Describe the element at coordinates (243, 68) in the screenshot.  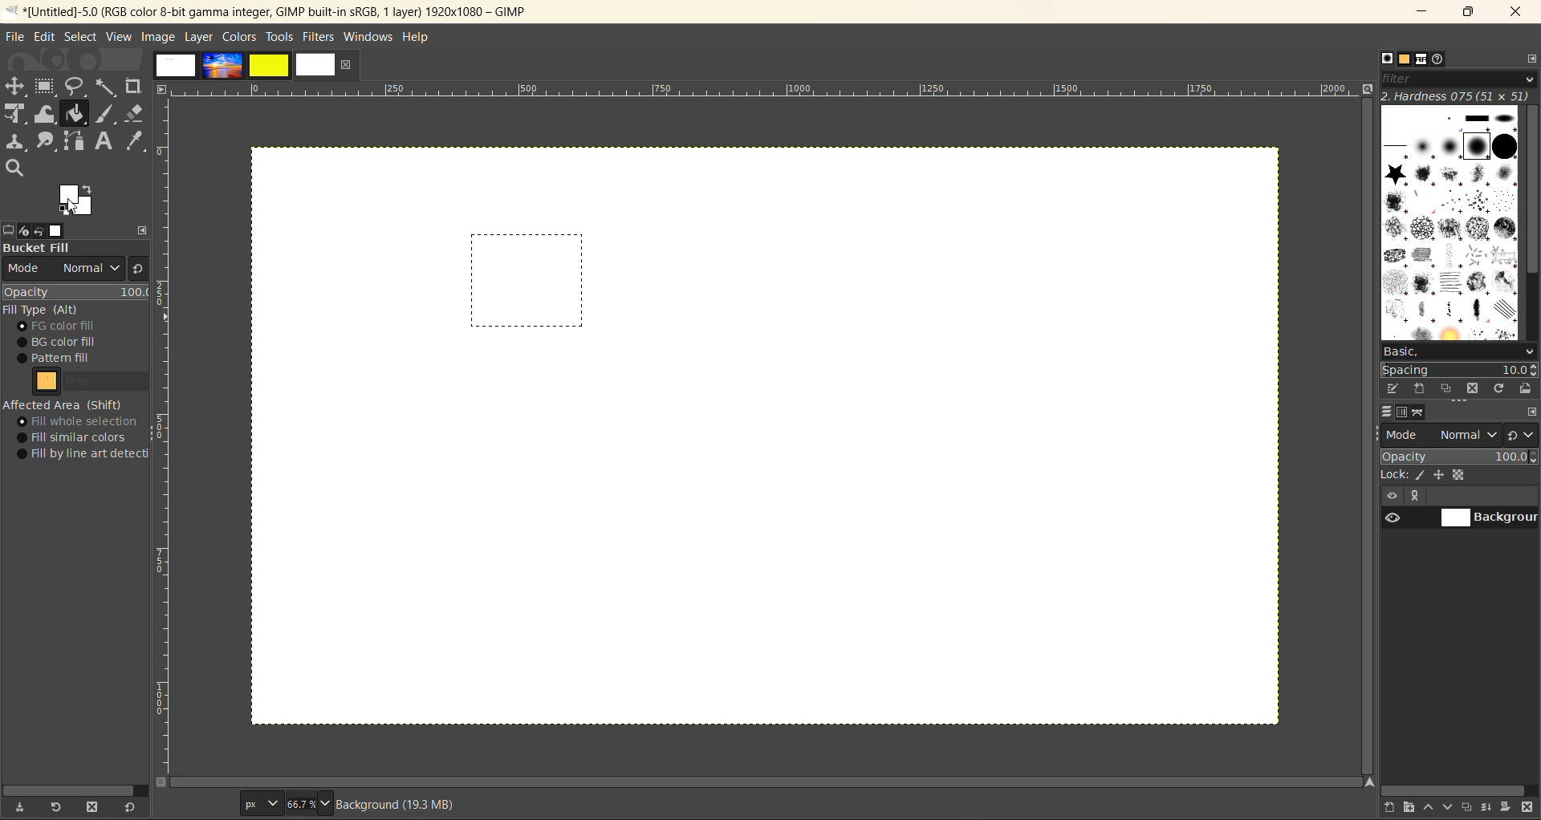
I see `images` at that location.